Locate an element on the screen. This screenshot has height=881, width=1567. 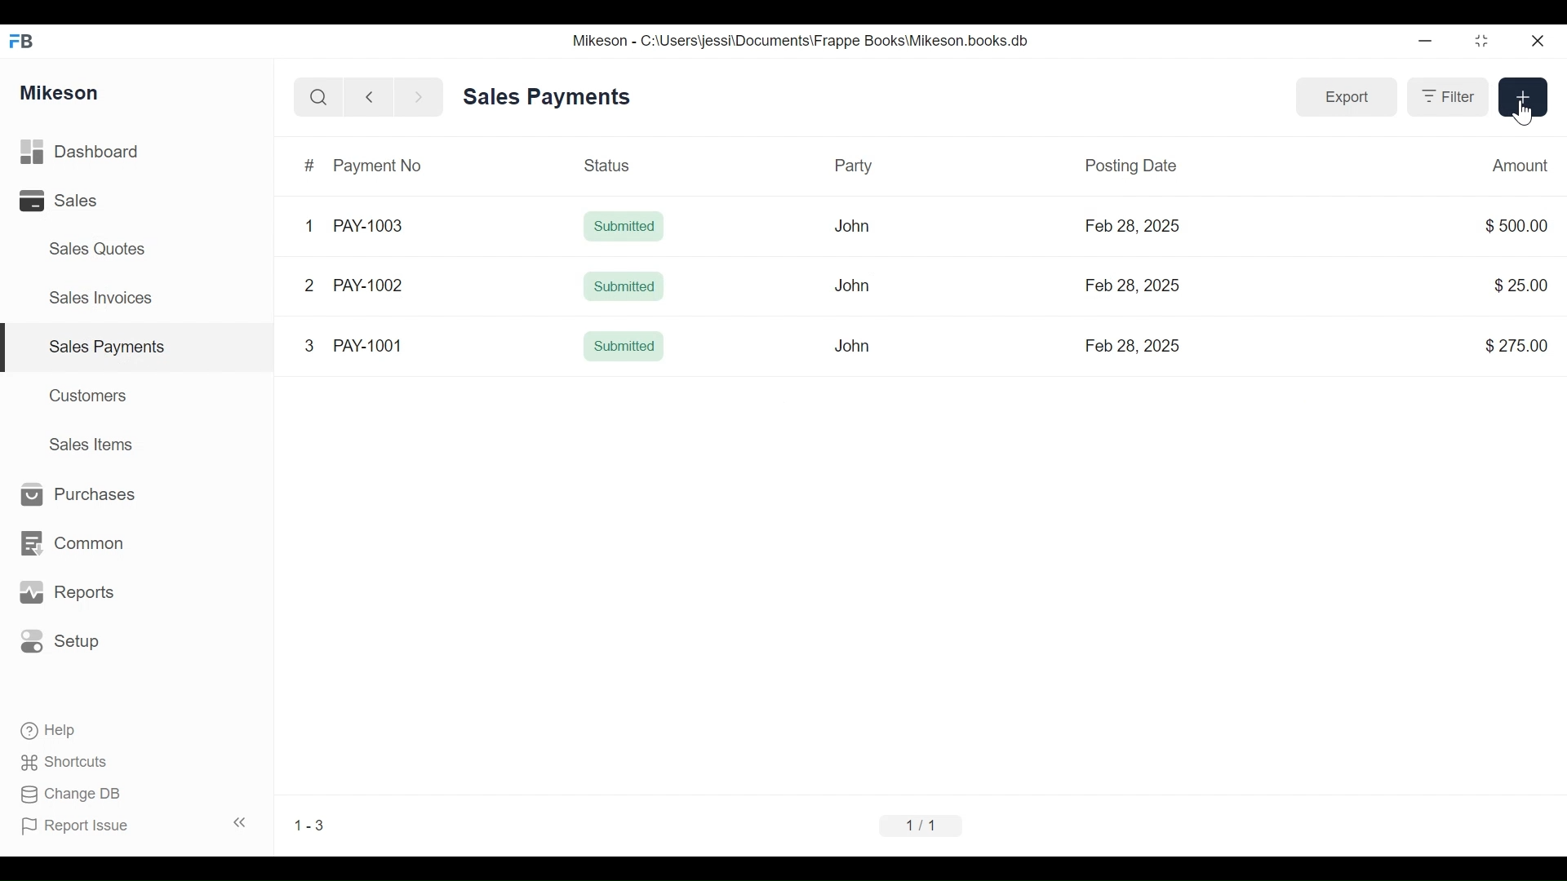
Mikeson is located at coordinates (60, 91).